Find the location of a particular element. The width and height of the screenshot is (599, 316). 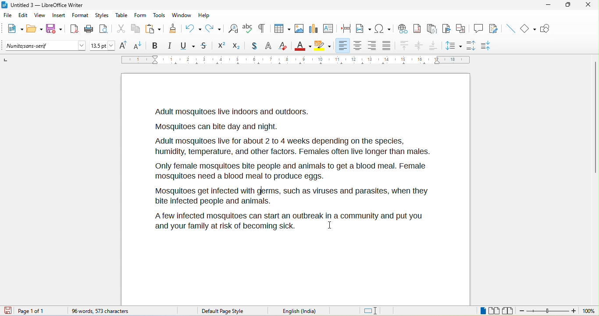

maximize is located at coordinates (569, 7).